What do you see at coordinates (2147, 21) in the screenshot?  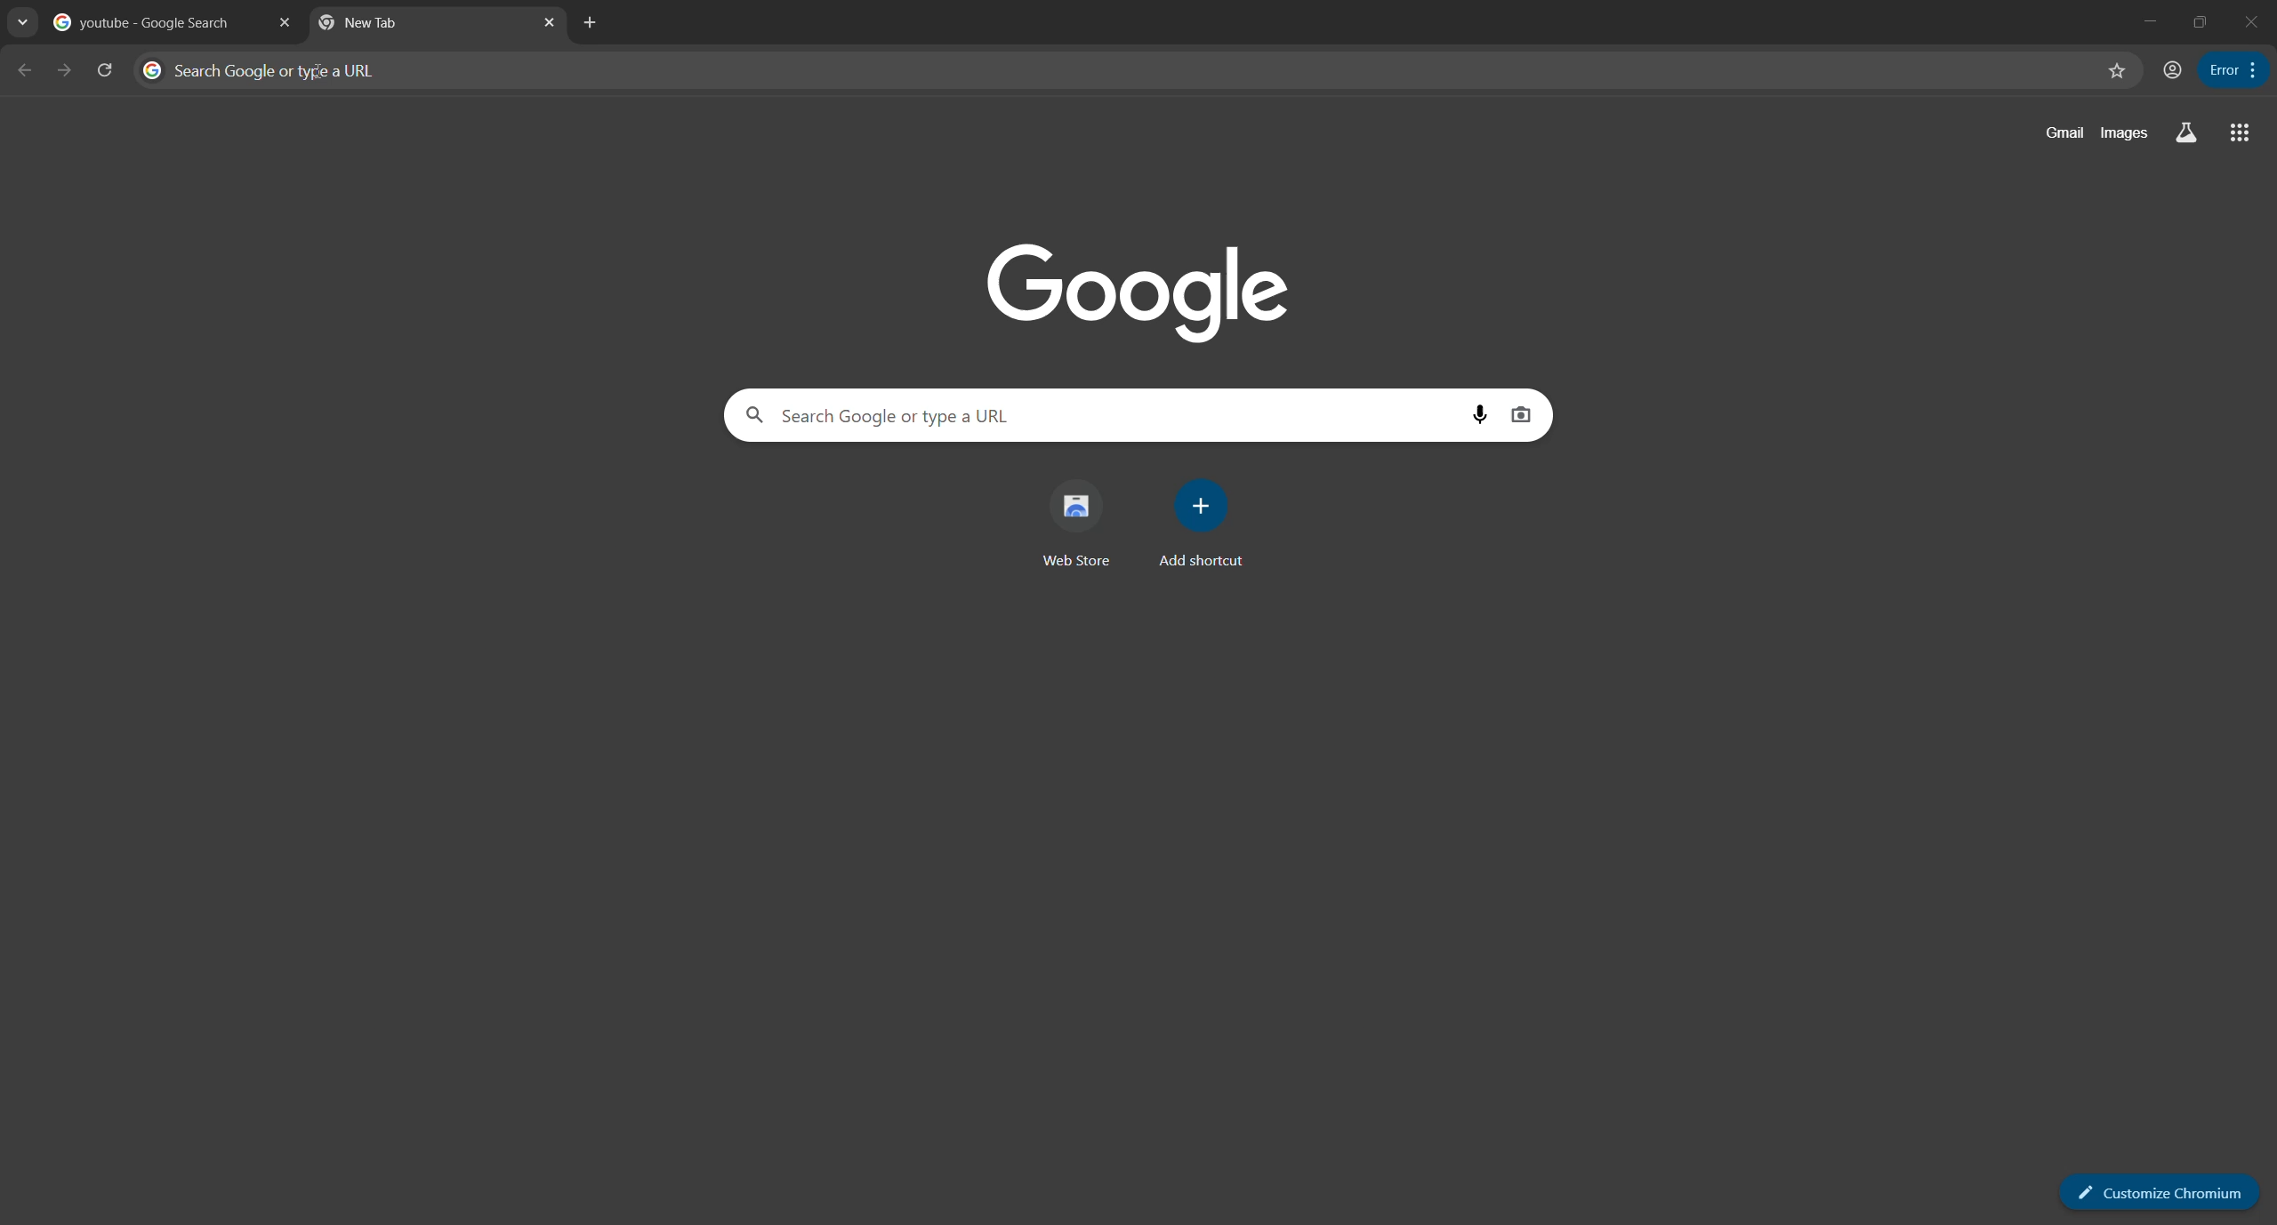 I see `minimize` at bounding box center [2147, 21].